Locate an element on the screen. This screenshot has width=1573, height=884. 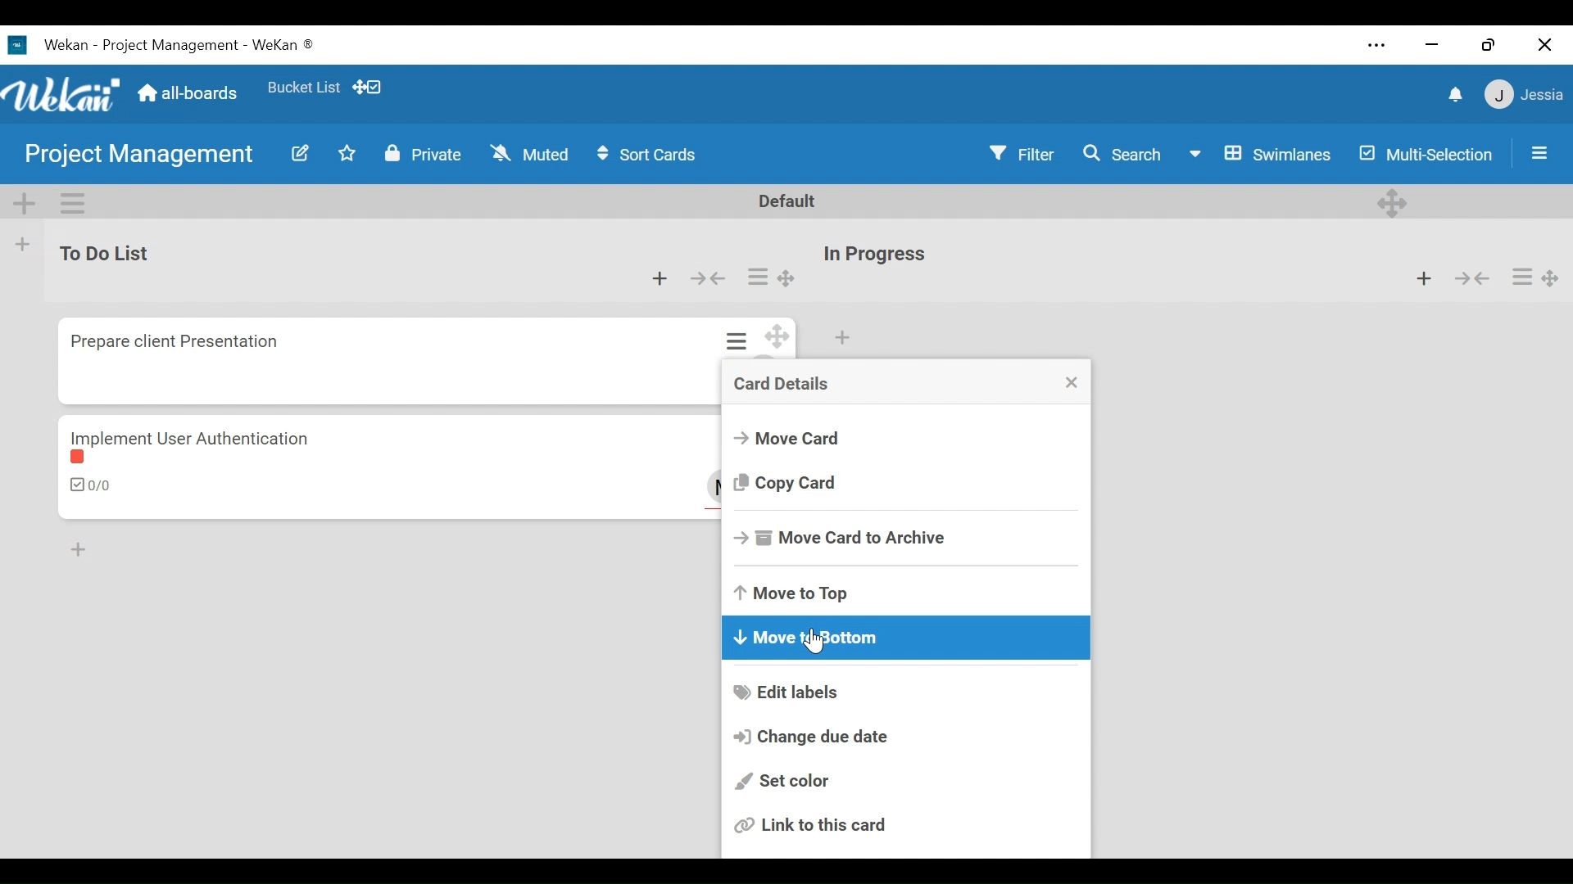
Move Card to Archive is located at coordinates (843, 538).